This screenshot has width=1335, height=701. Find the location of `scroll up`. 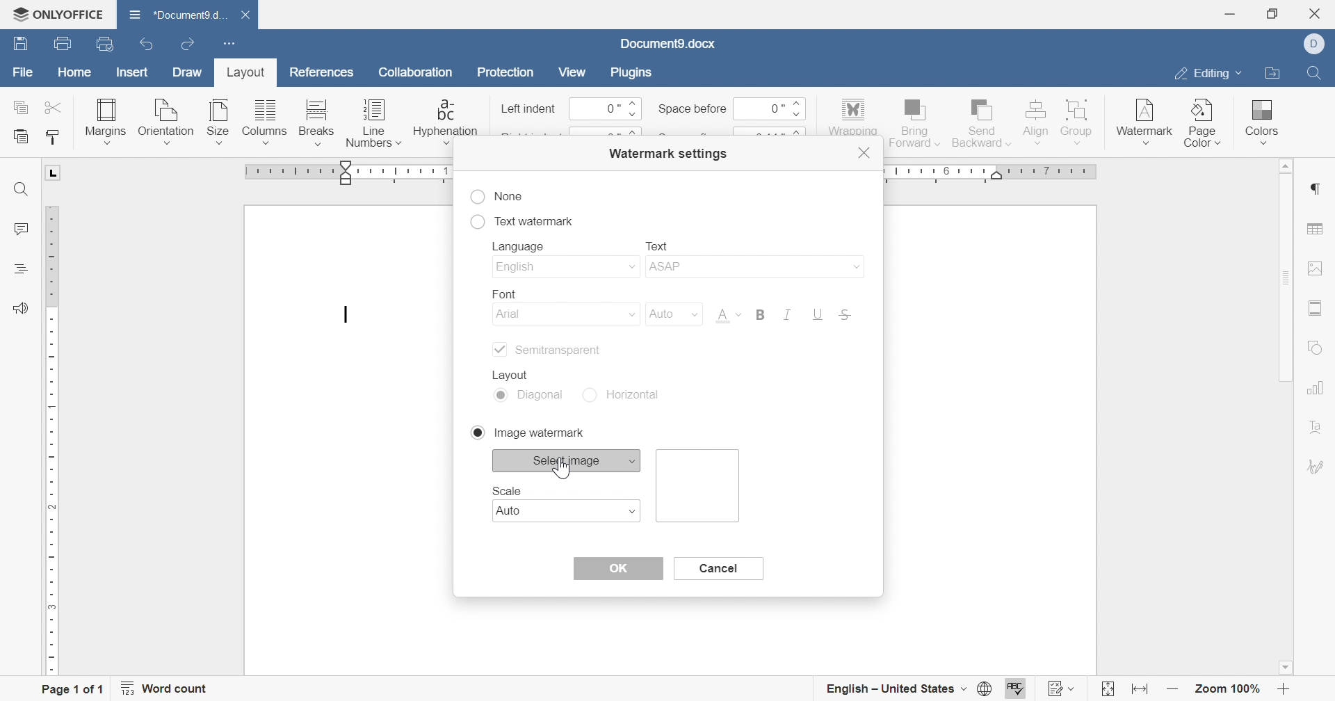

scroll up is located at coordinates (1281, 166).